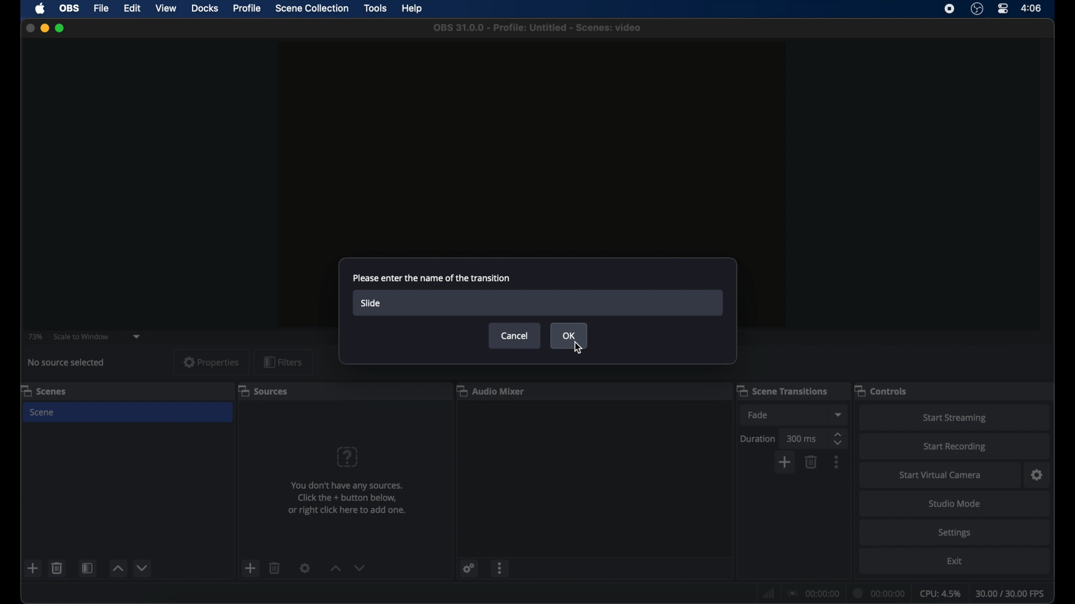 Image resolution: width=1075 pixels, height=604 pixels. I want to click on obs, so click(68, 8).